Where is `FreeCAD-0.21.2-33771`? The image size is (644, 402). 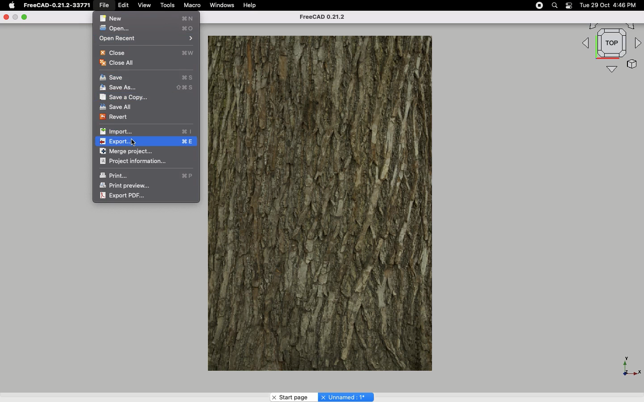
FreeCAD-0.21.2-33771 is located at coordinates (56, 5).